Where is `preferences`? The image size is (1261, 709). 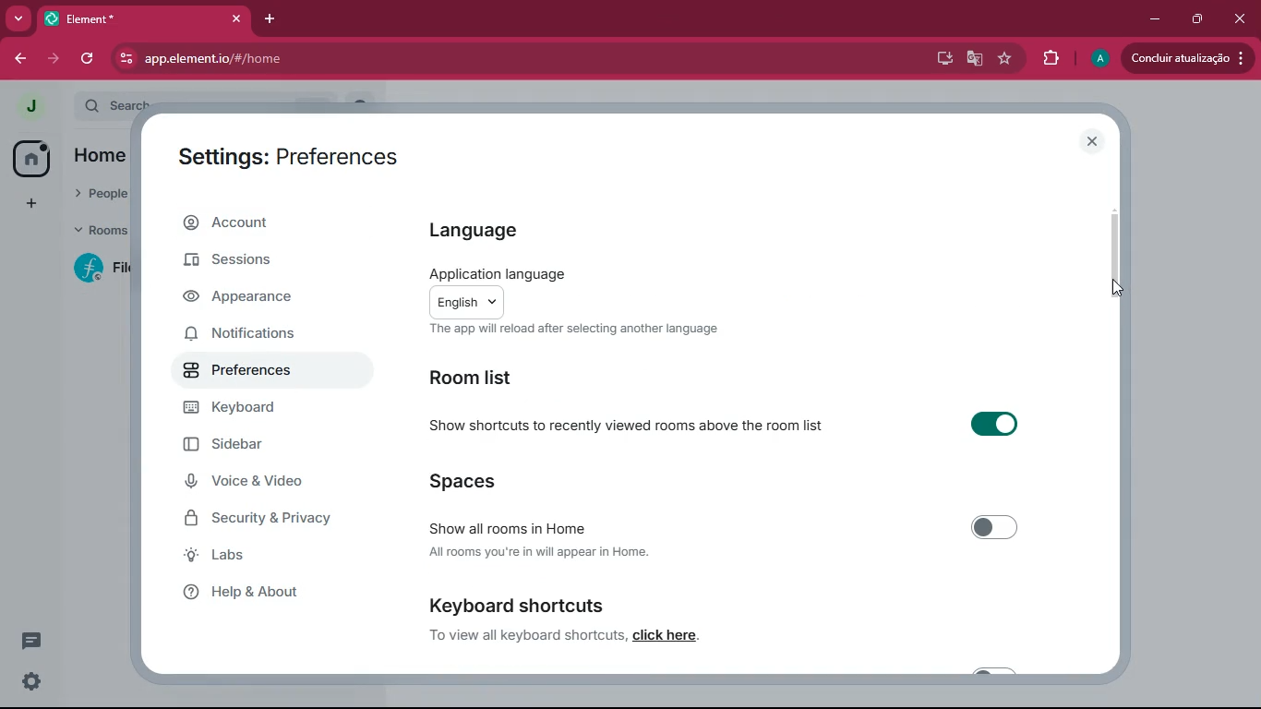 preferences is located at coordinates (264, 371).